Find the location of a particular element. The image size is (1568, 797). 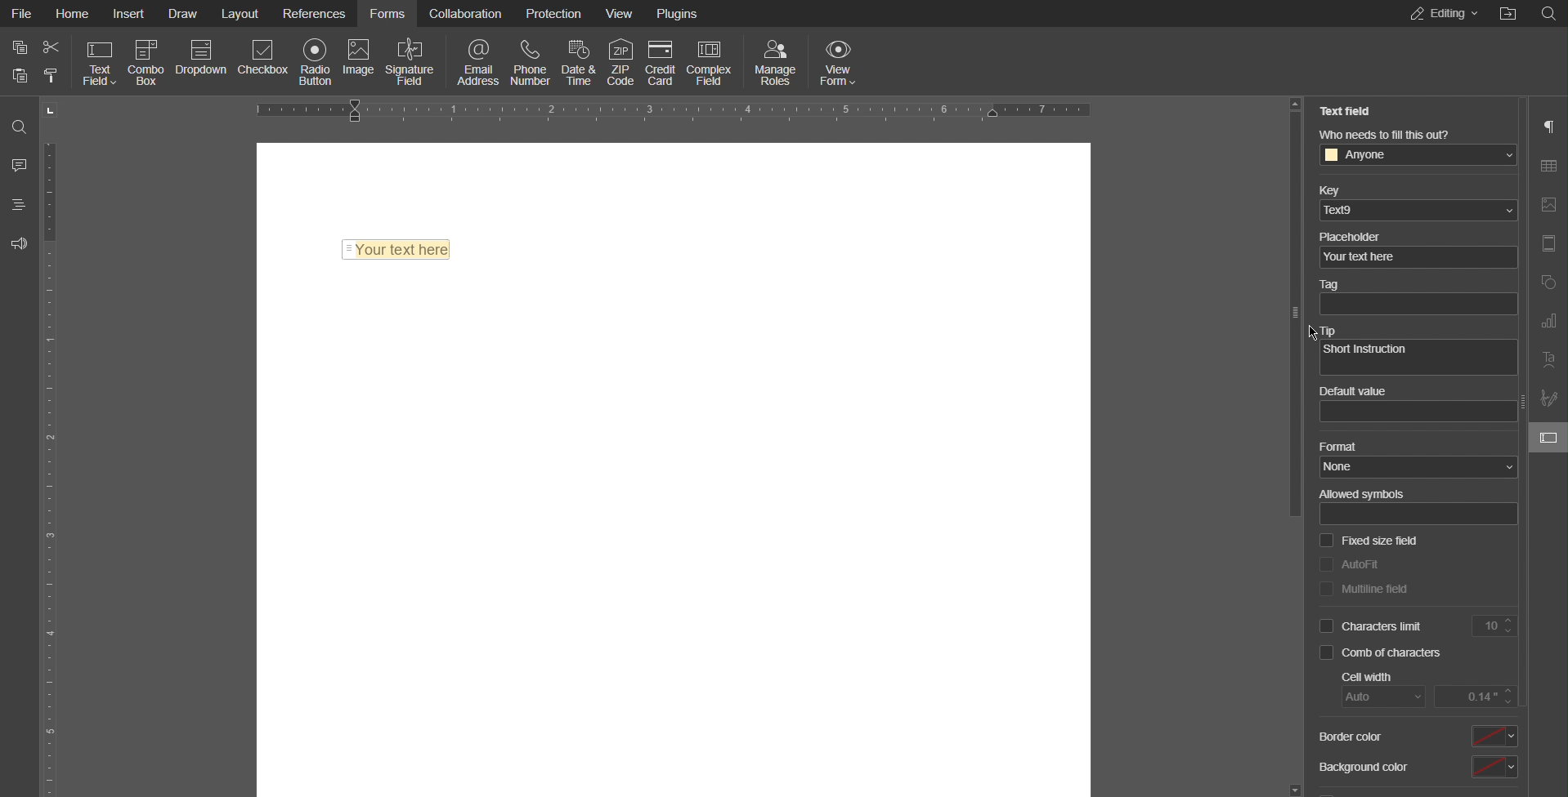

none is located at coordinates (1420, 465).